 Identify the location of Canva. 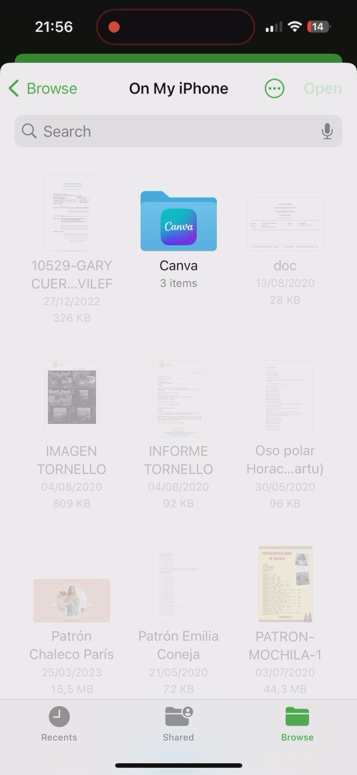
(181, 234).